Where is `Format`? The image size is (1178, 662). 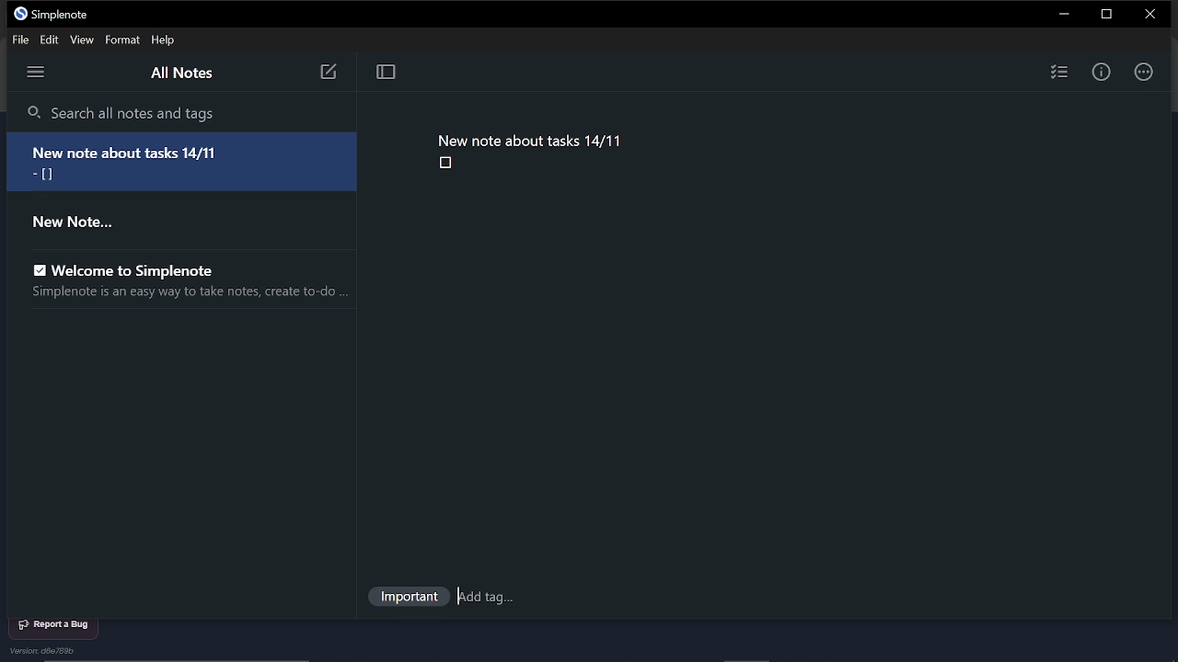 Format is located at coordinates (121, 40).